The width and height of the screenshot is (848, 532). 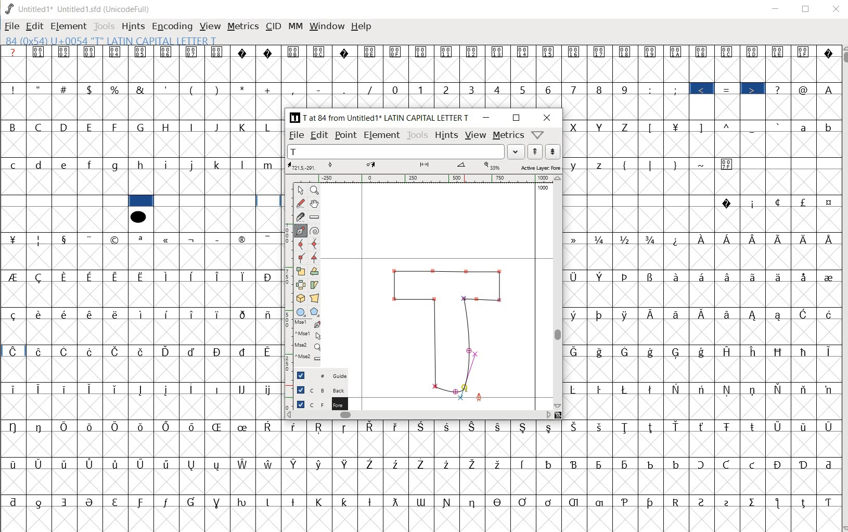 What do you see at coordinates (320, 52) in the screenshot?
I see `Symbol` at bounding box center [320, 52].